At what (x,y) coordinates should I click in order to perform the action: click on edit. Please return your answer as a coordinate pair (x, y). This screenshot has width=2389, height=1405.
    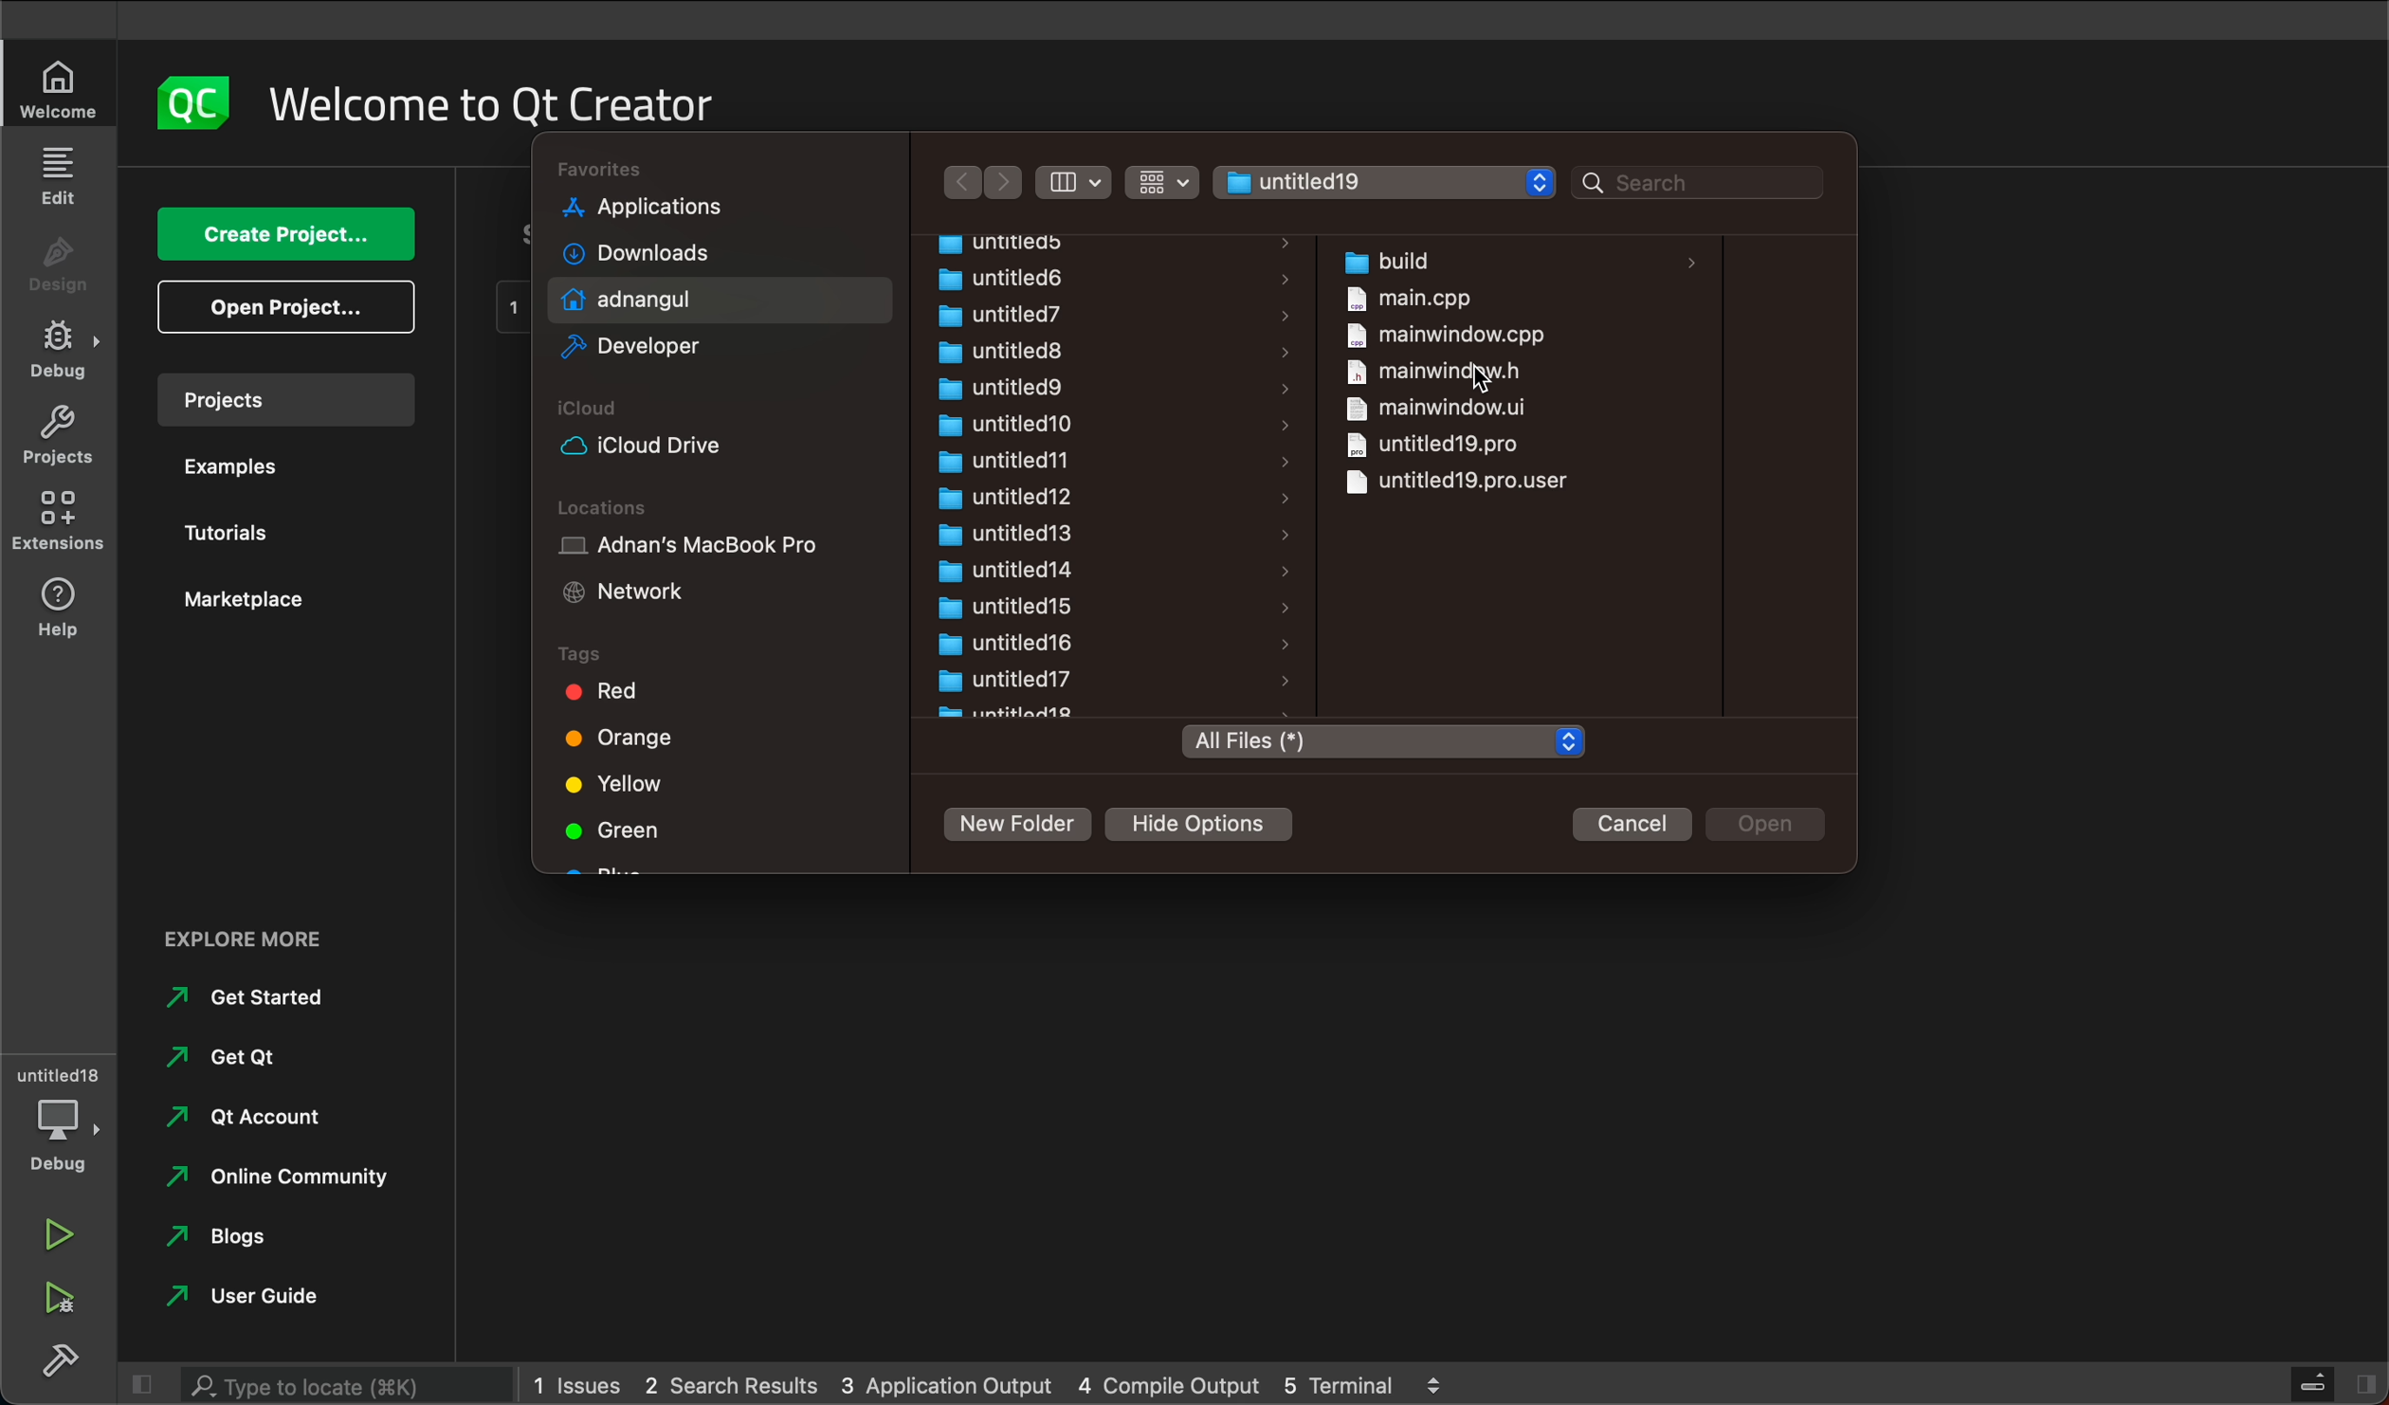
    Looking at the image, I should click on (61, 173).